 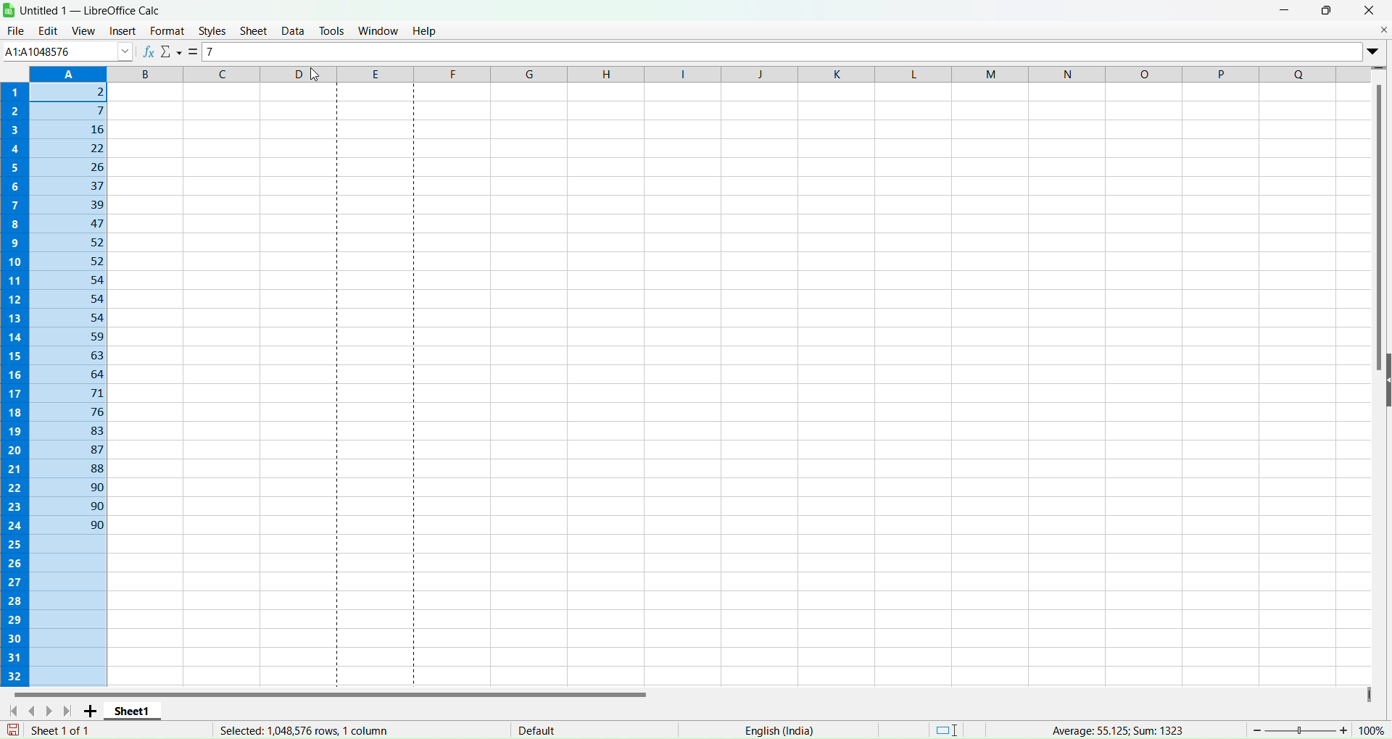 I want to click on File, so click(x=15, y=30).